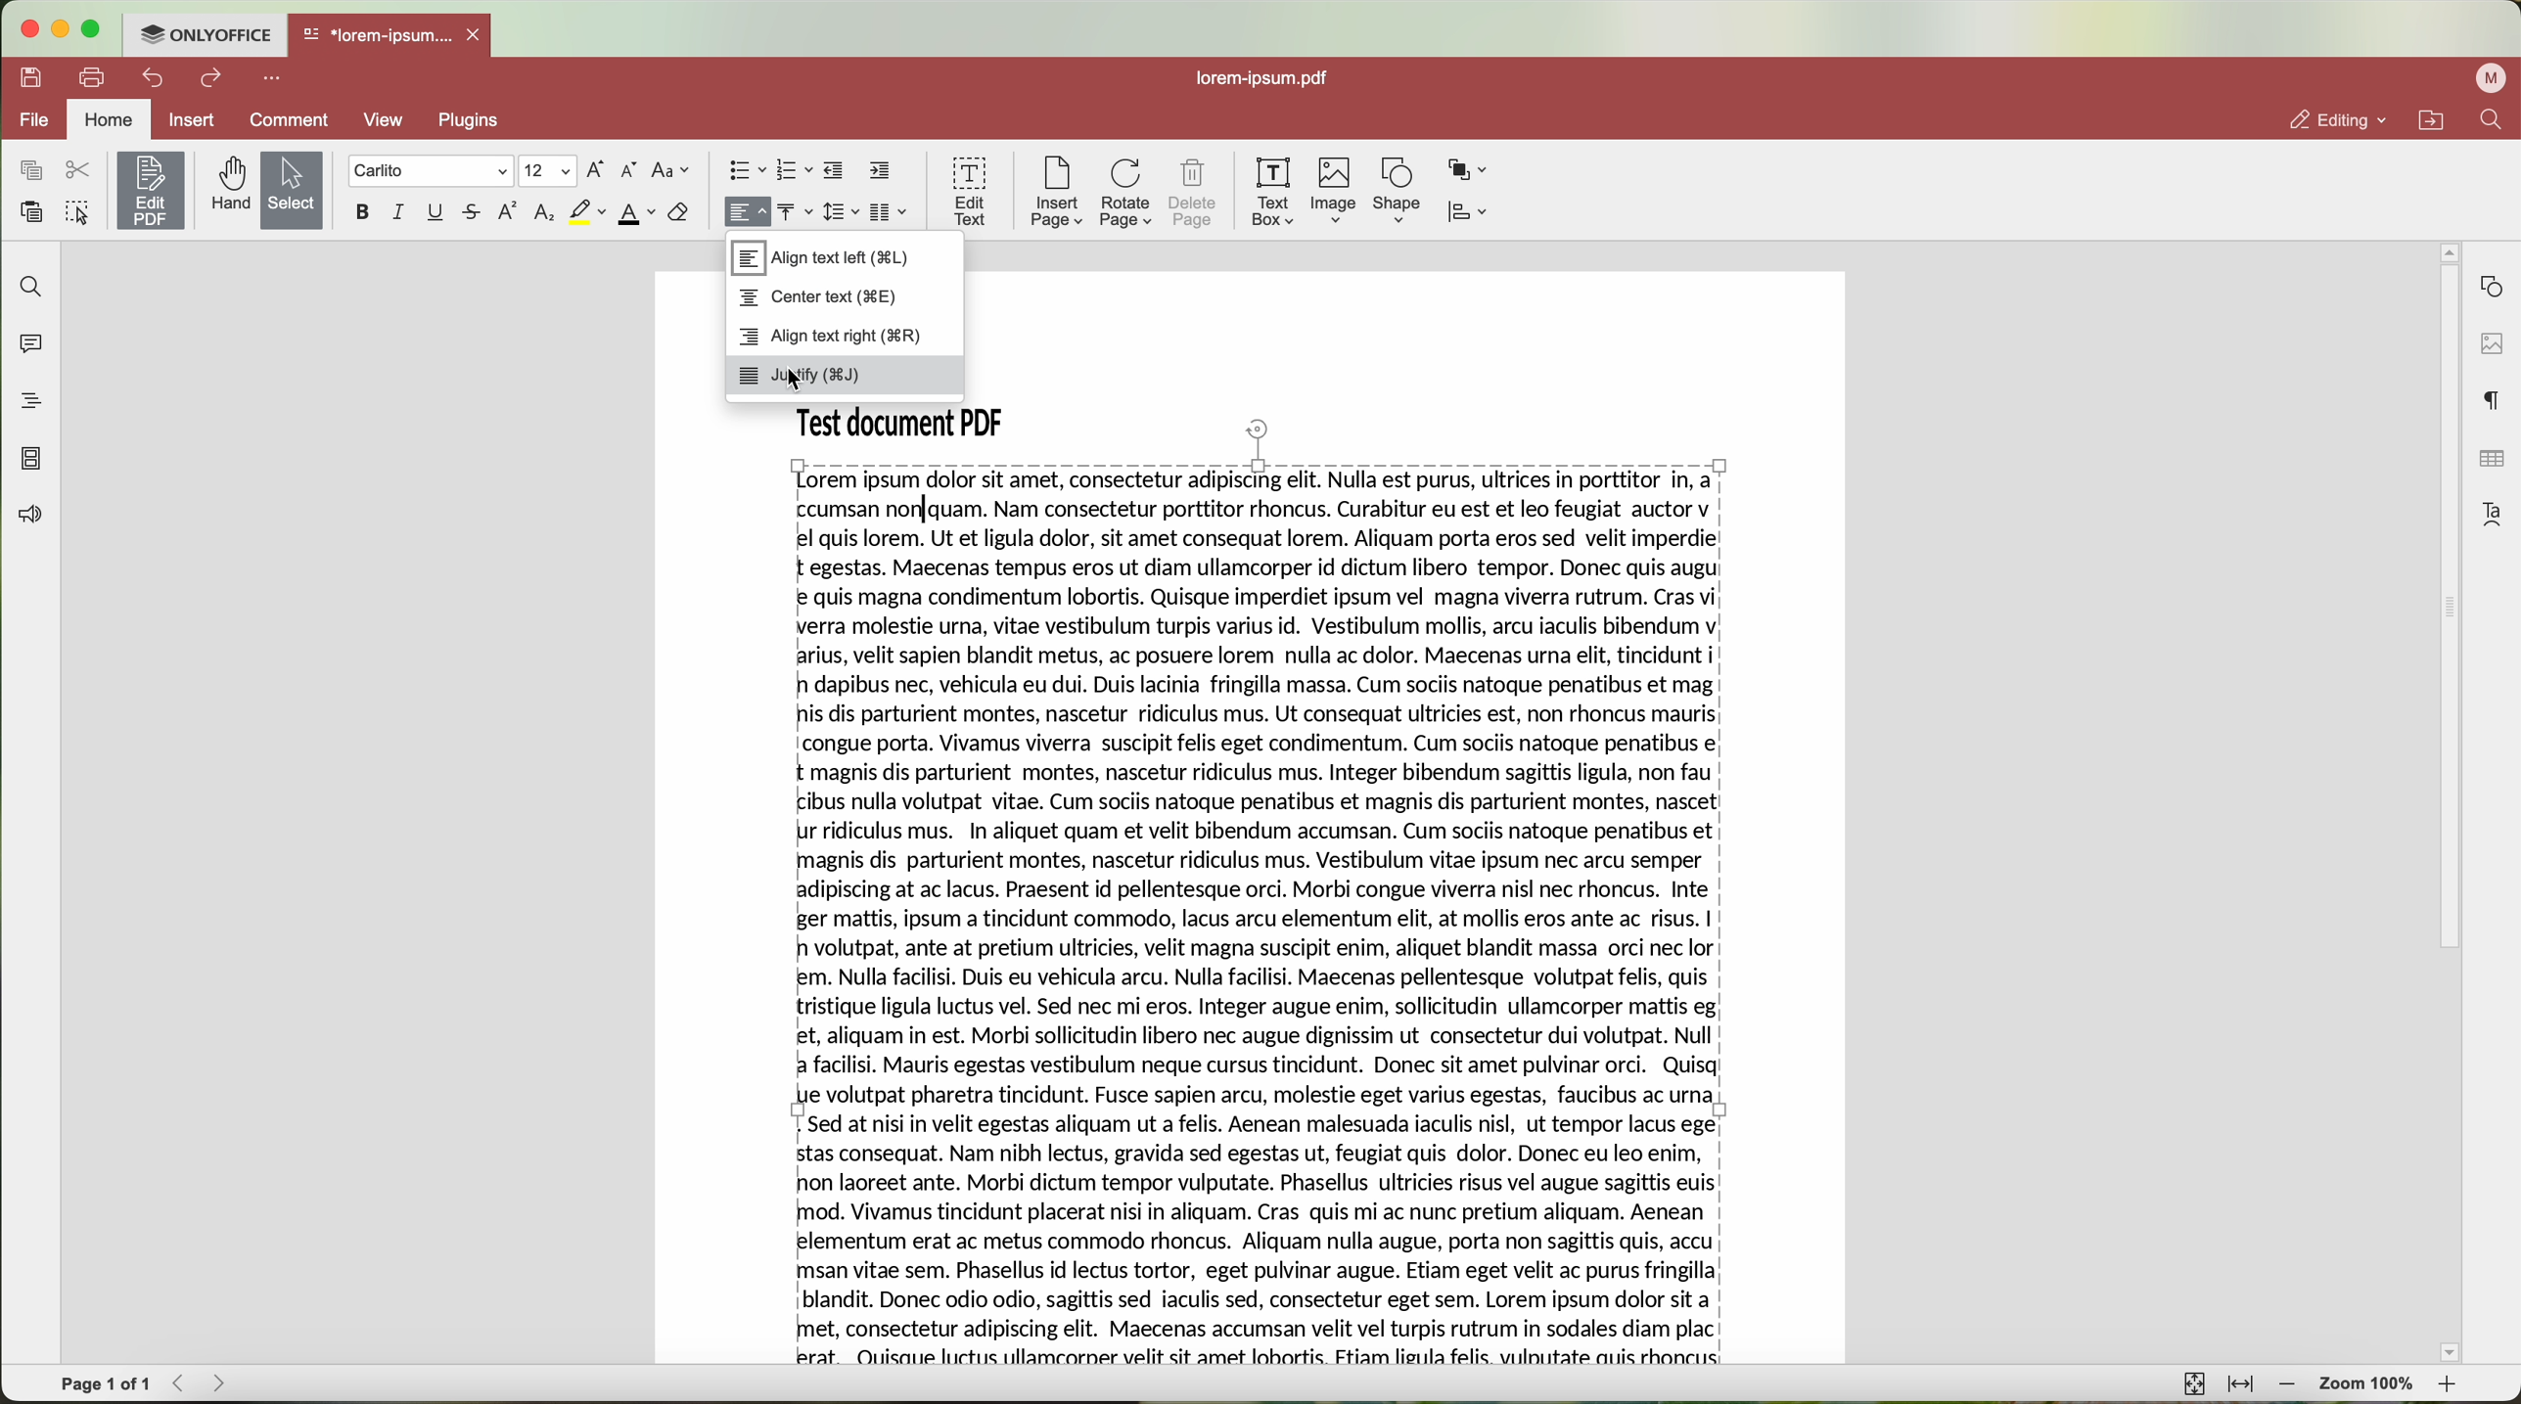  Describe the element at coordinates (1195, 196) in the screenshot. I see `delete page` at that location.